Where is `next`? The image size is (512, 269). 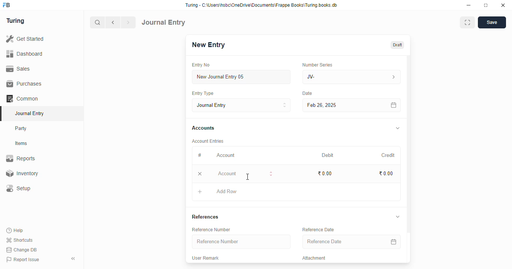
next is located at coordinates (129, 22).